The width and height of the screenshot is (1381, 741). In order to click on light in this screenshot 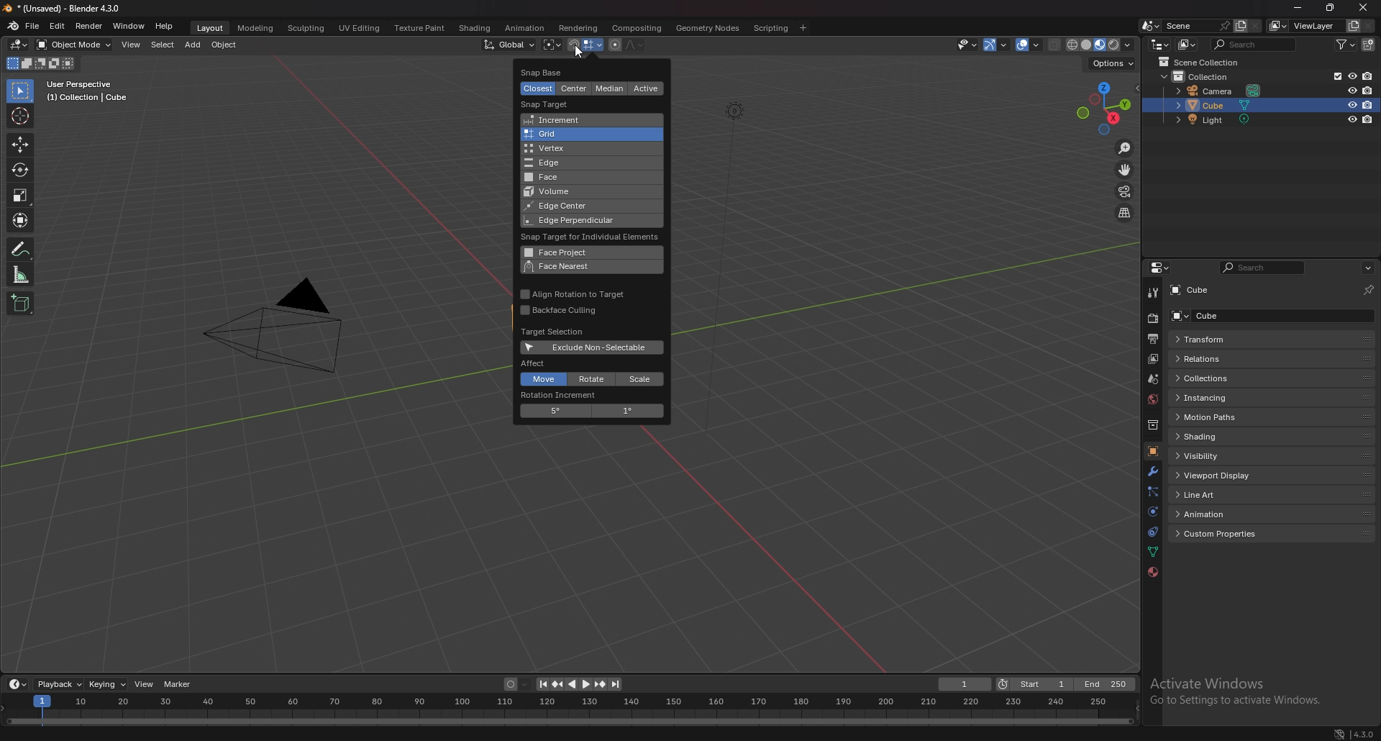, I will do `click(1219, 119)`.